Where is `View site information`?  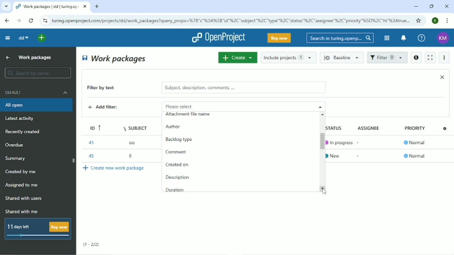 View site information is located at coordinates (45, 21).